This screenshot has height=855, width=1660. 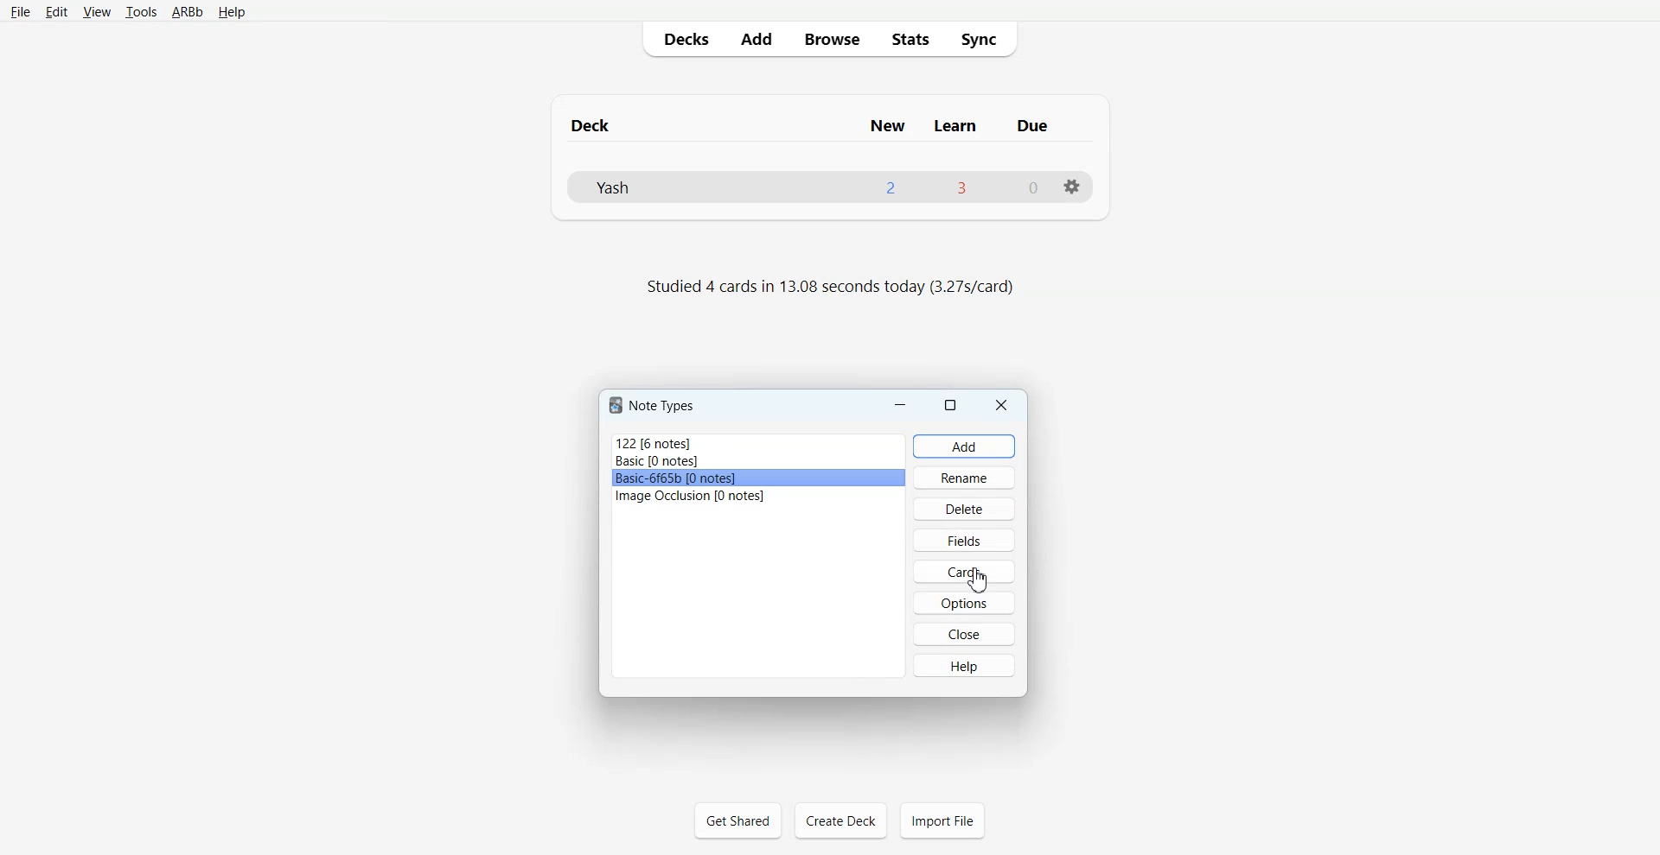 I want to click on Text, so click(x=830, y=118).